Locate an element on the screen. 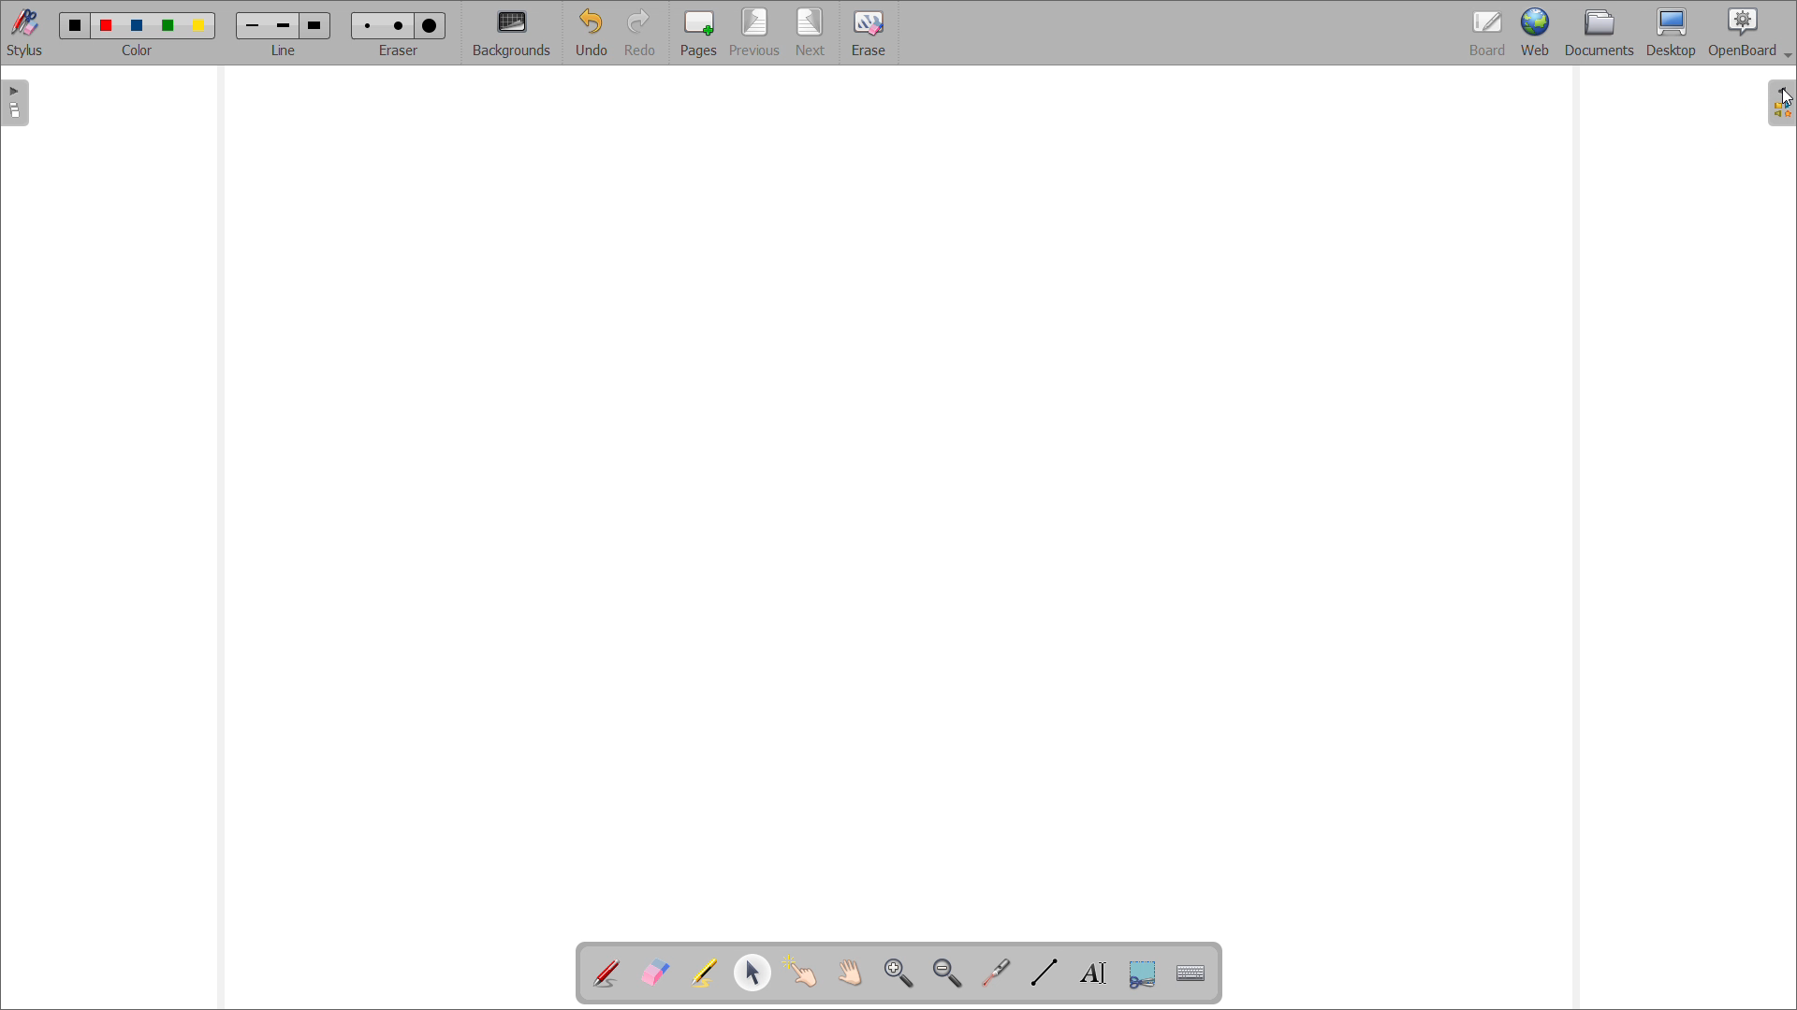 The width and height of the screenshot is (1797, 1010). color is located at coordinates (139, 50).